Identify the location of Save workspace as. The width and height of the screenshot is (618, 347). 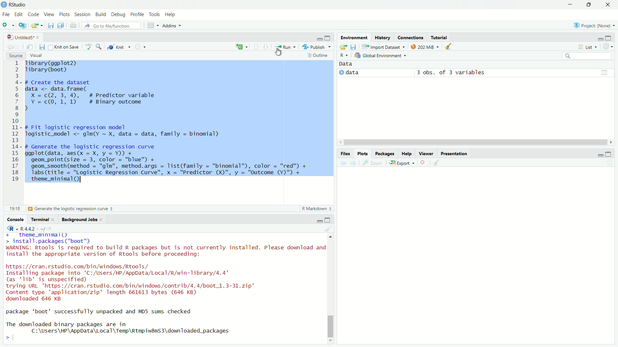
(354, 47).